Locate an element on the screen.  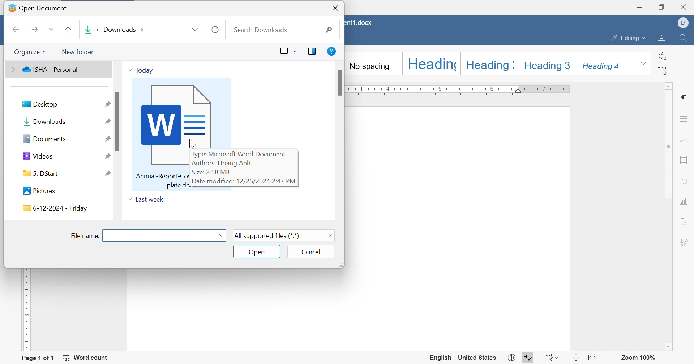
signature settings is located at coordinates (685, 242).